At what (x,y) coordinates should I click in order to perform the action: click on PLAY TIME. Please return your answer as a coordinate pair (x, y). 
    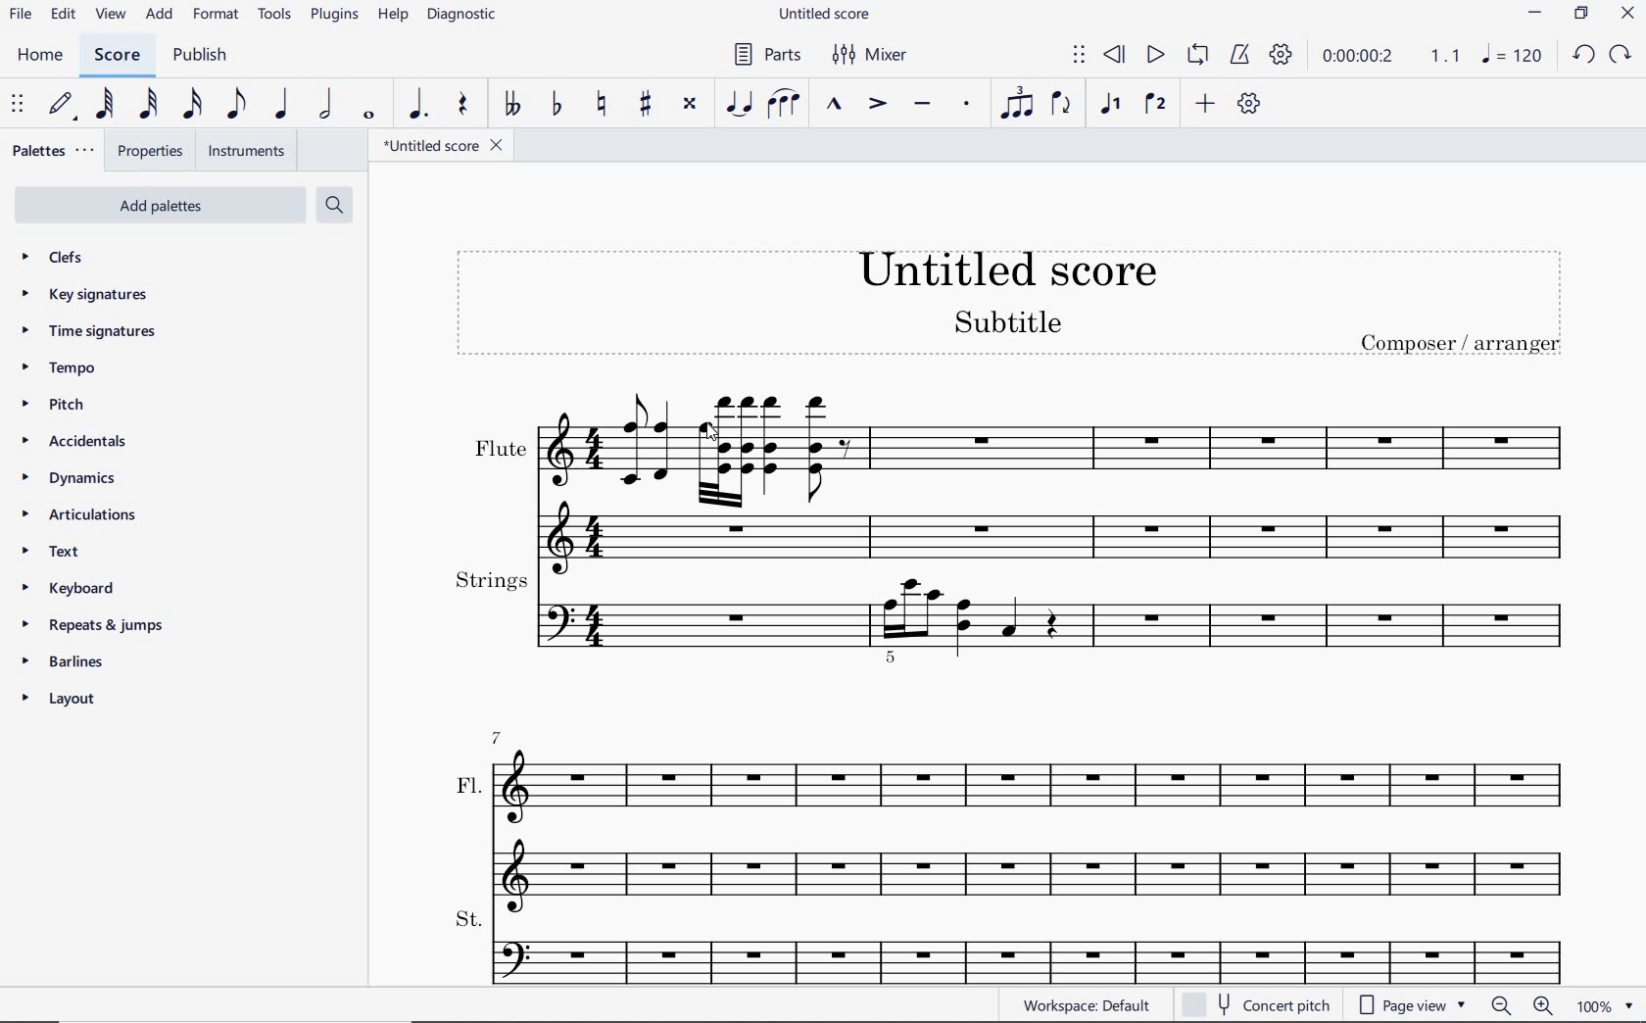
    Looking at the image, I should click on (1390, 56).